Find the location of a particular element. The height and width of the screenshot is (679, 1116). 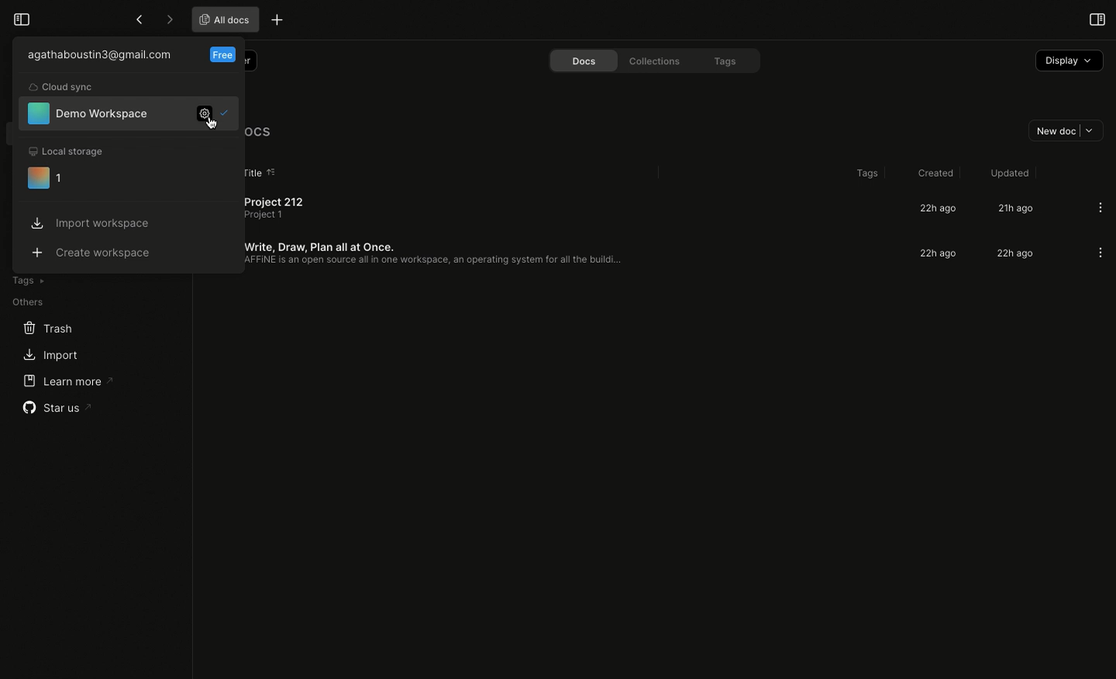

Open right panel is located at coordinates (1095, 19).